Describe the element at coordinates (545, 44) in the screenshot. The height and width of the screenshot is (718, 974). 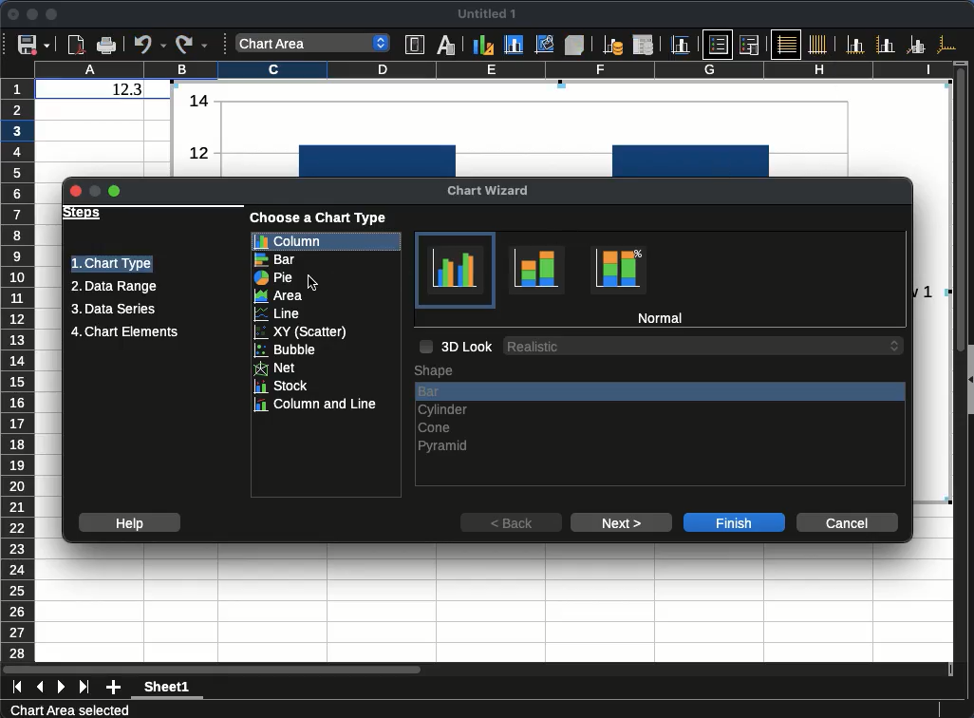
I see `Chart wall` at that location.